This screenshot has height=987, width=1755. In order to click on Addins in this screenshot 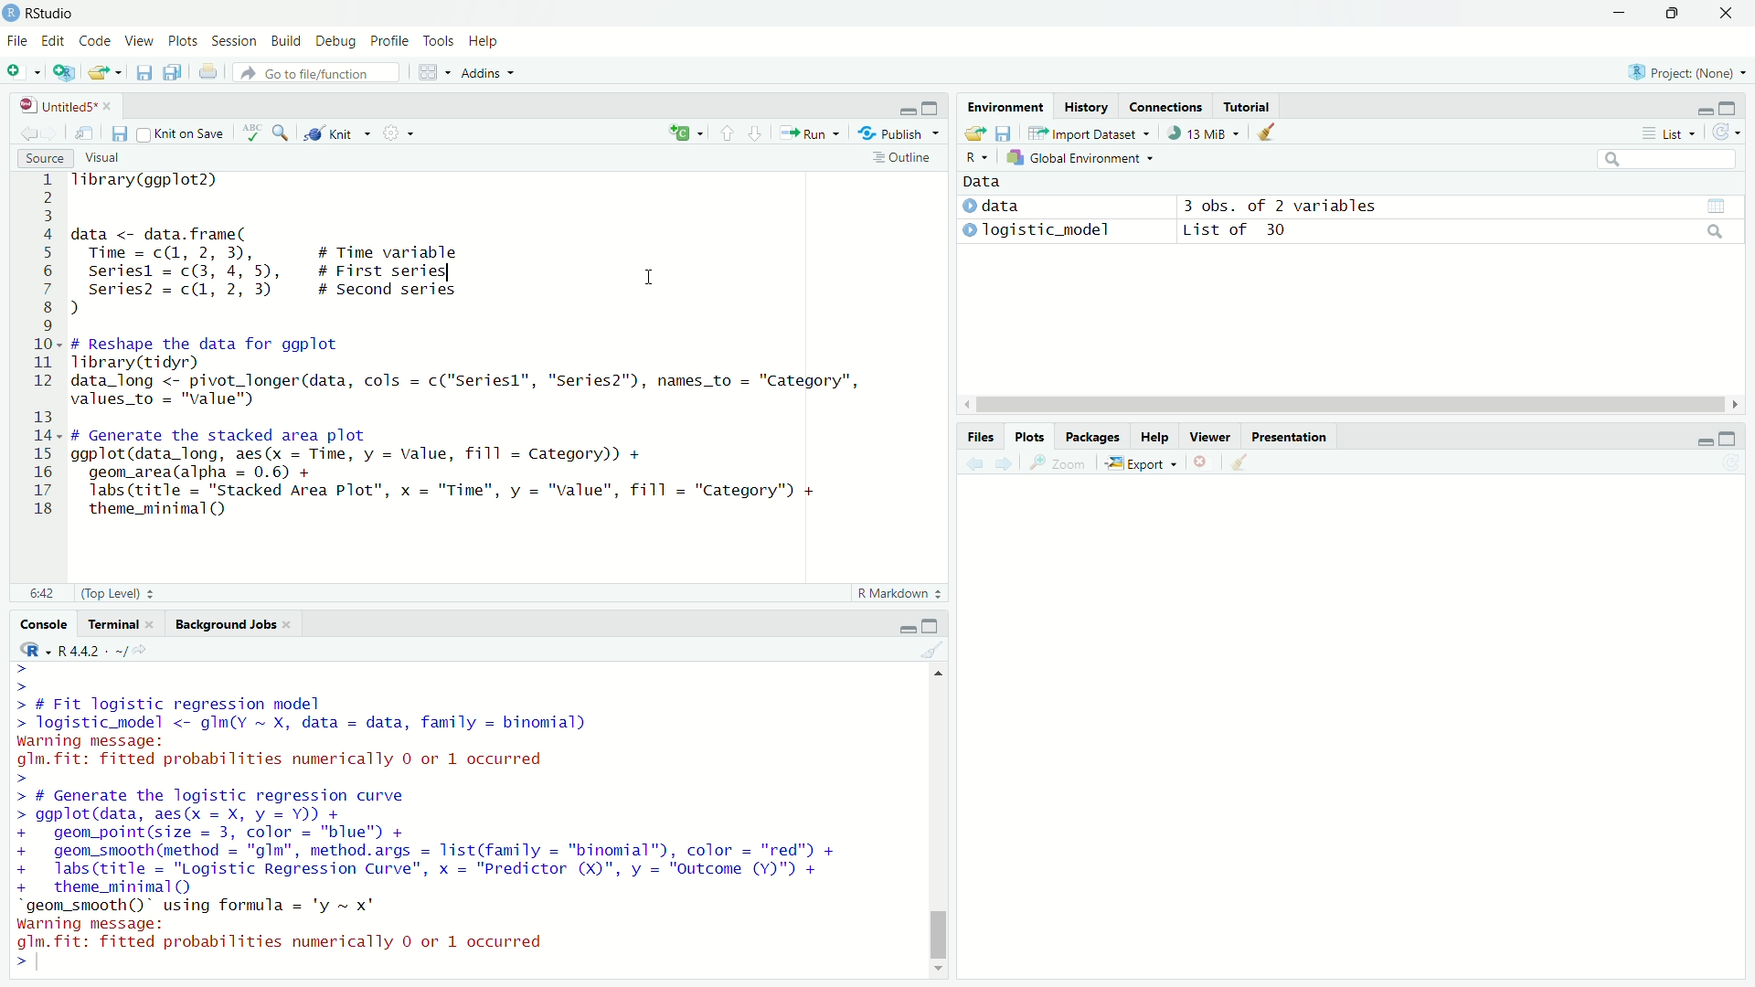, I will do `click(483, 73)`.